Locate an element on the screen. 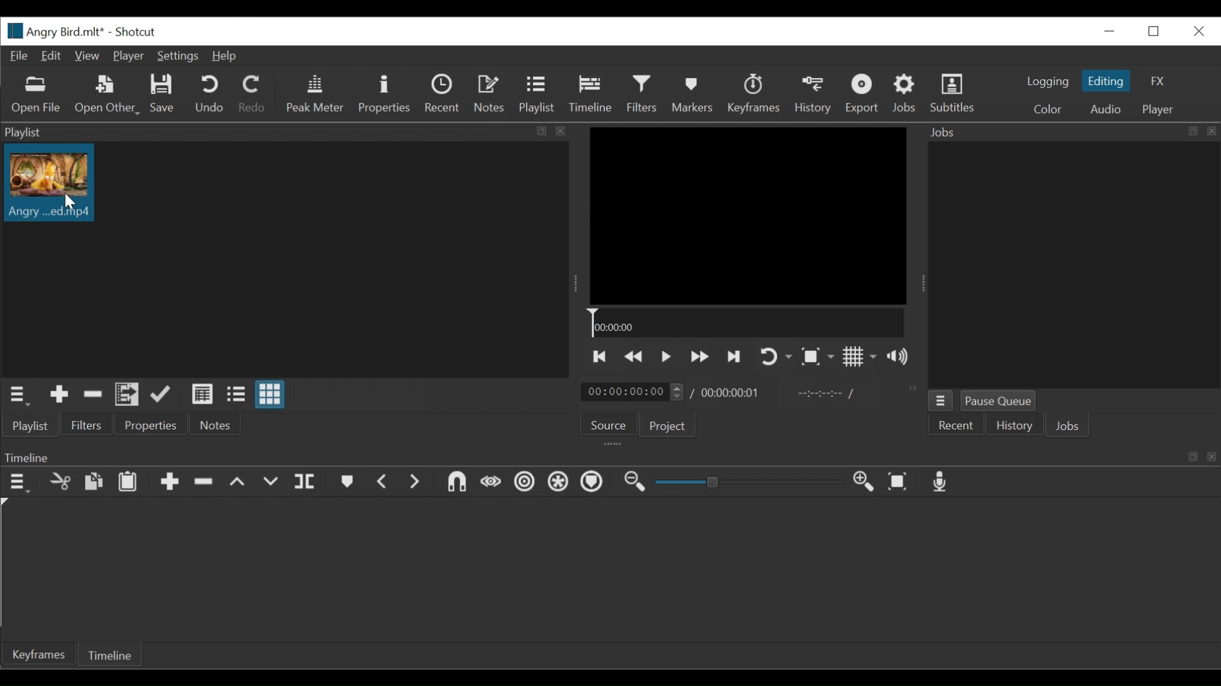 The width and height of the screenshot is (1221, 686). Redo is located at coordinates (252, 94).